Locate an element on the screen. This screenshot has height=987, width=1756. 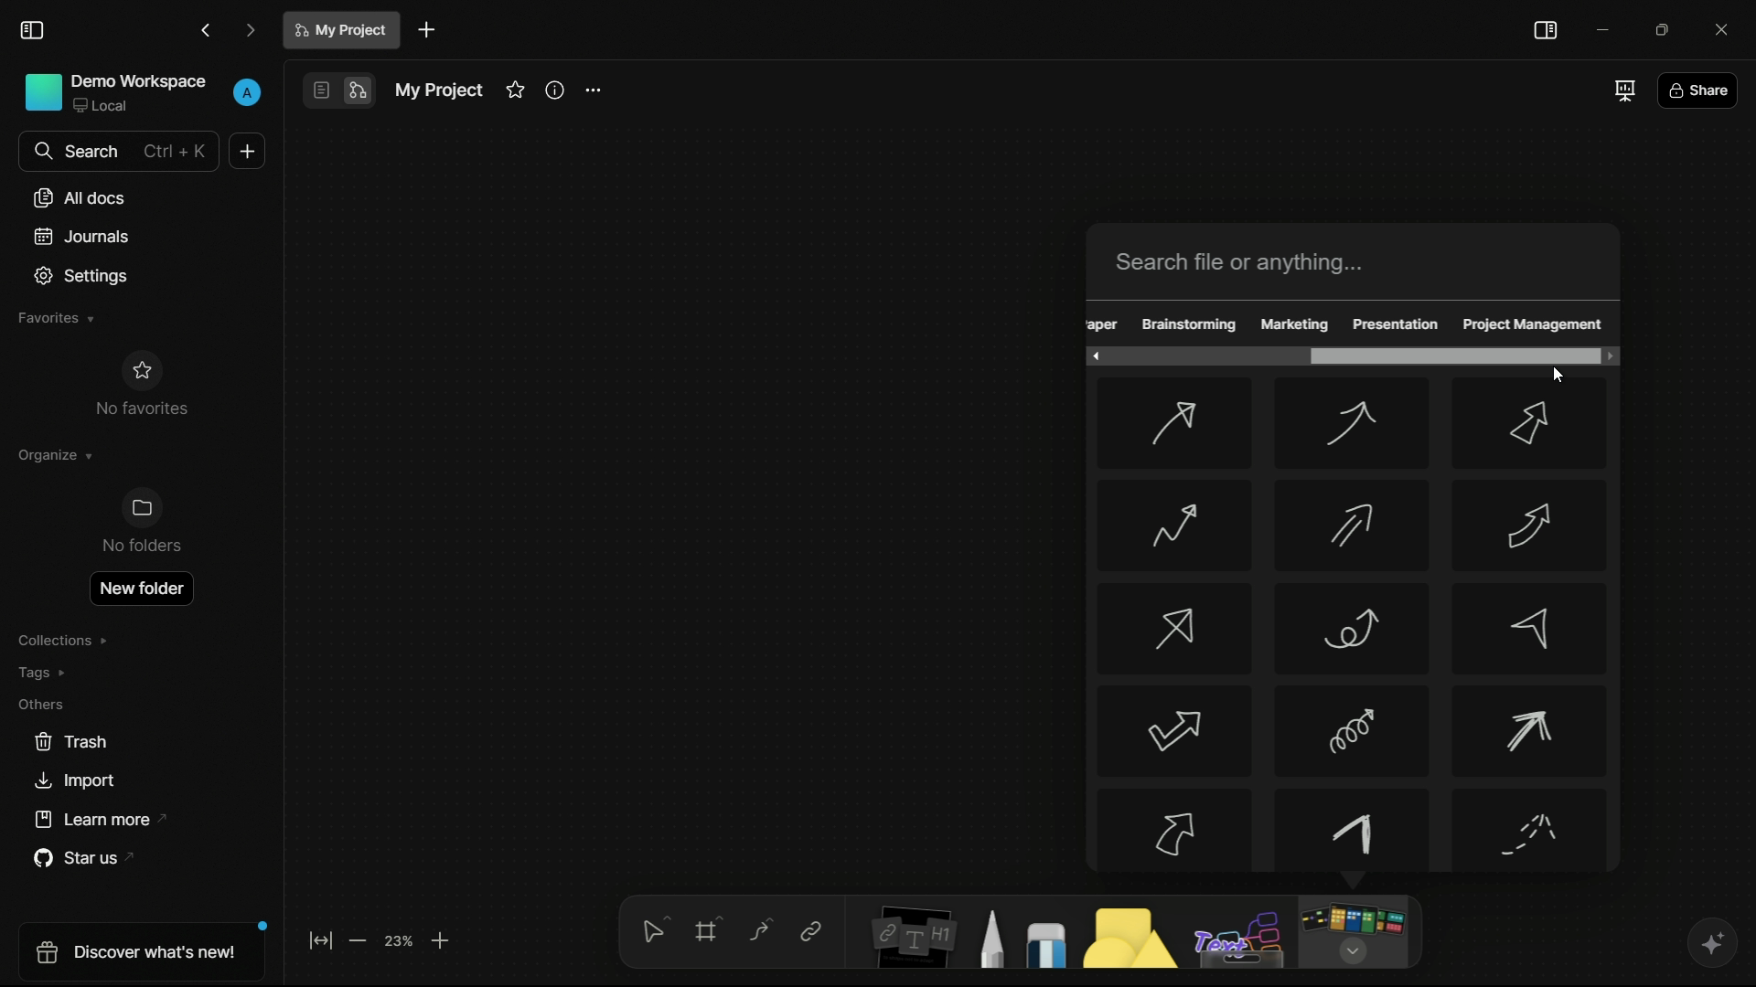
eraser is located at coordinates (1046, 944).